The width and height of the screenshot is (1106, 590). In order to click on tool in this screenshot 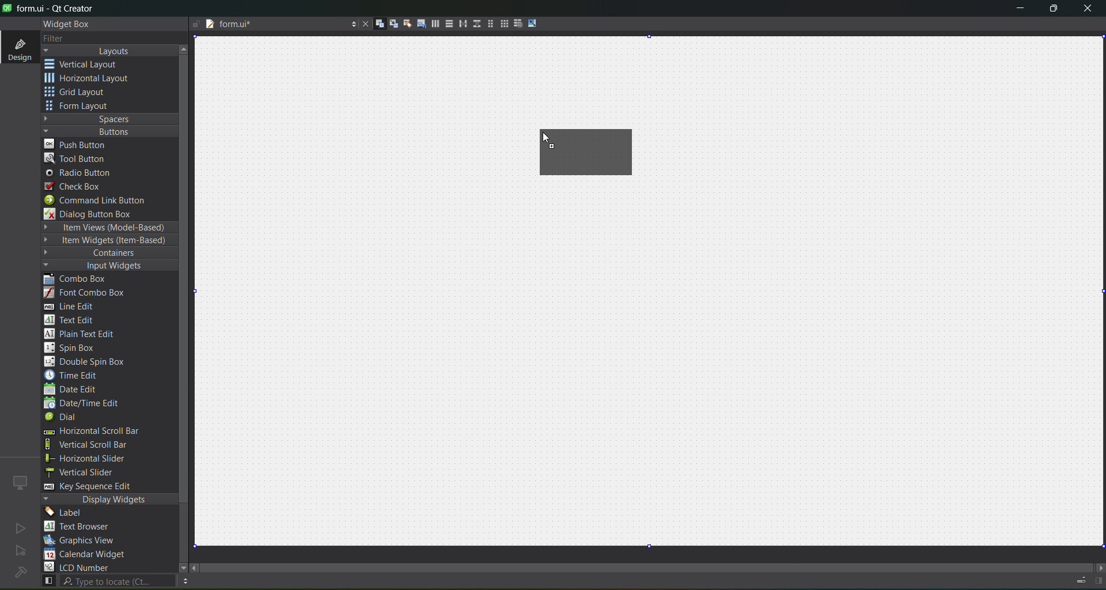, I will do `click(77, 158)`.